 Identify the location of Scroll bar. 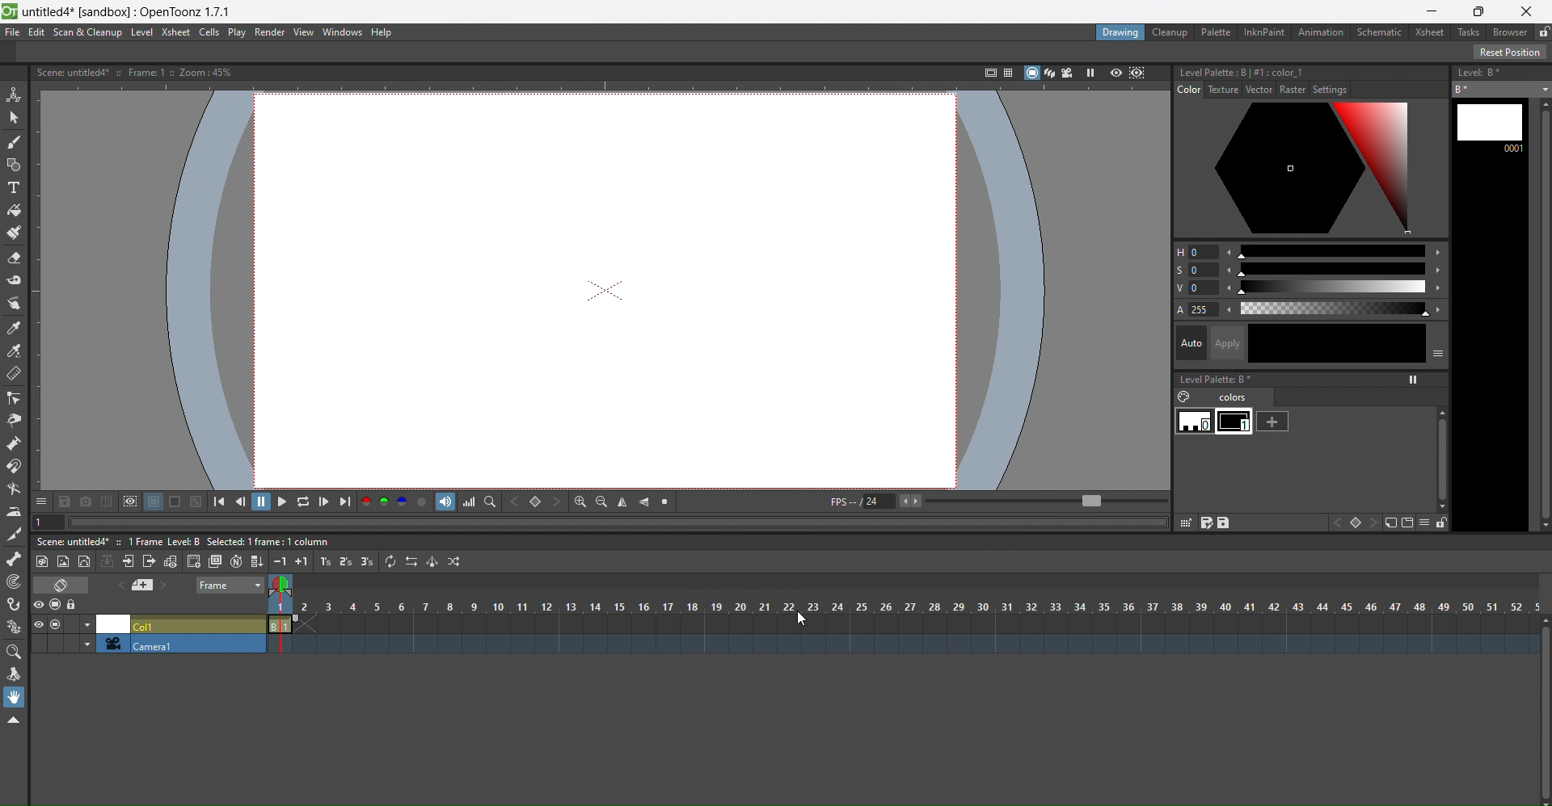
(1542, 711).